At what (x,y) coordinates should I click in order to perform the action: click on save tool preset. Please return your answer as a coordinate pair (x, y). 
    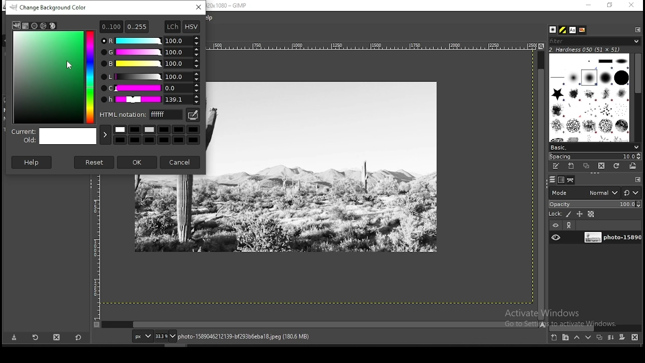
    Looking at the image, I should click on (13, 338).